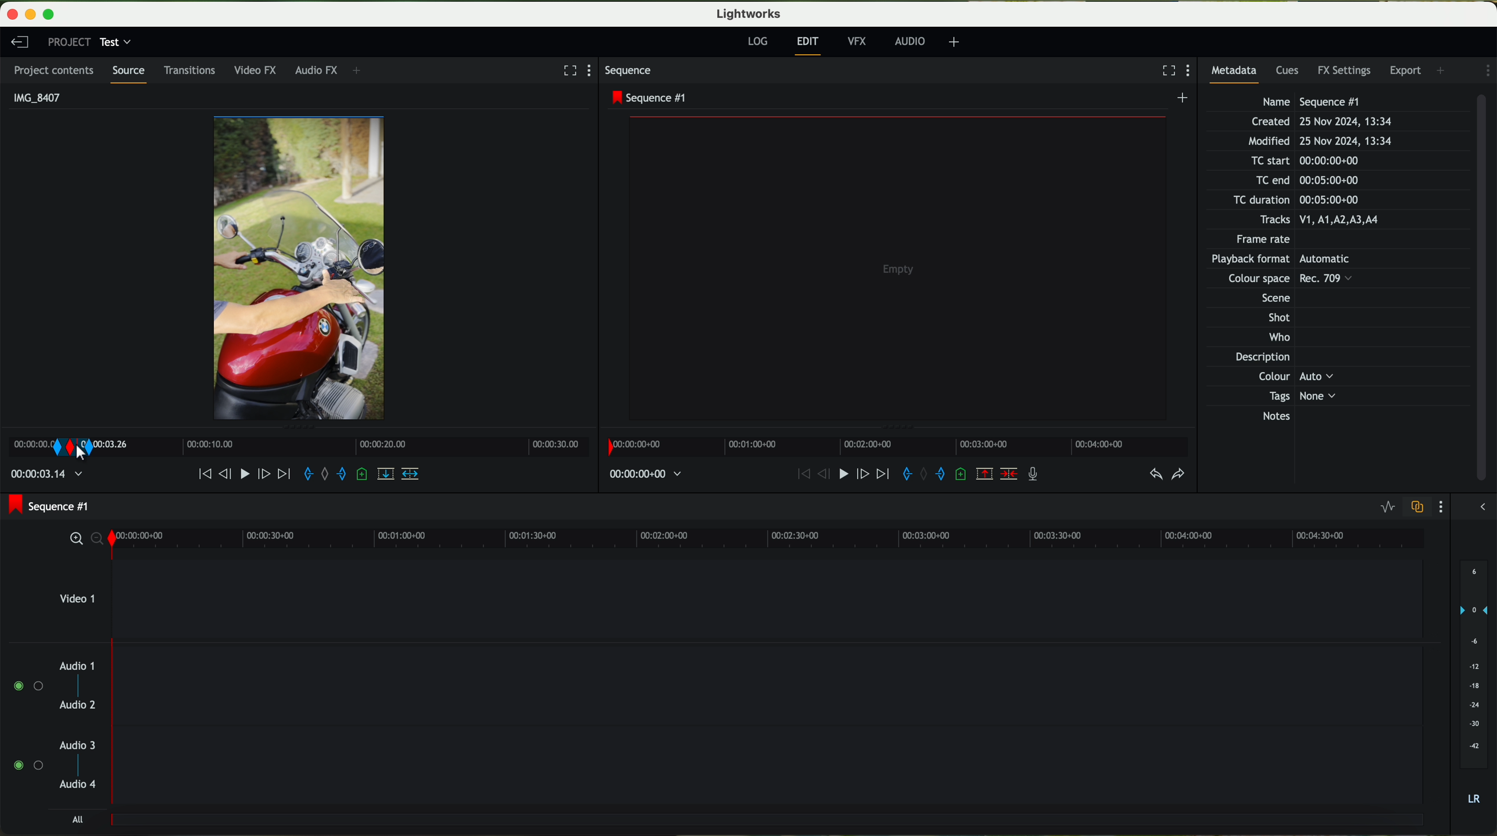 This screenshot has width=1497, height=836. I want to click on audio 3, so click(78, 745).